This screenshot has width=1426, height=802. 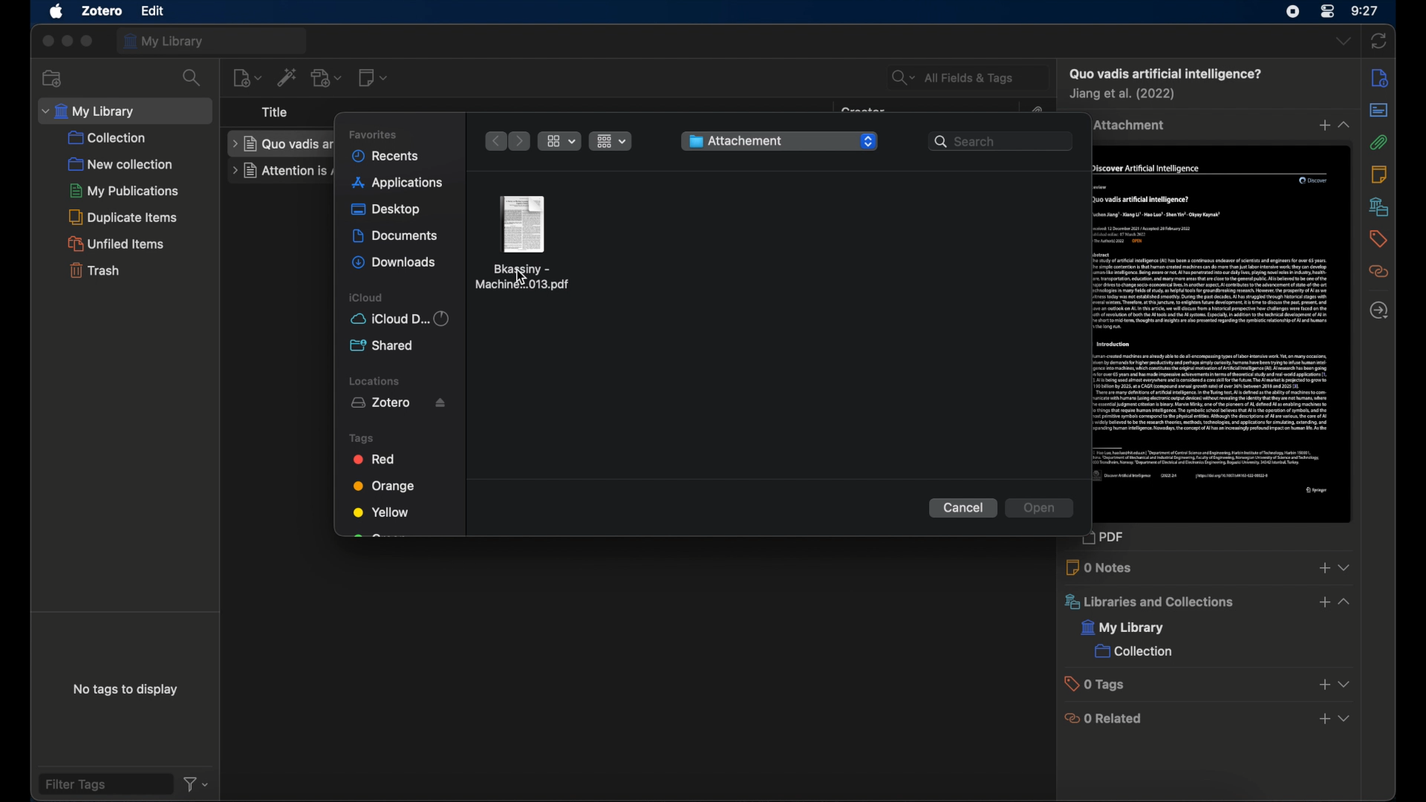 I want to click on iCloud, so click(x=368, y=298).